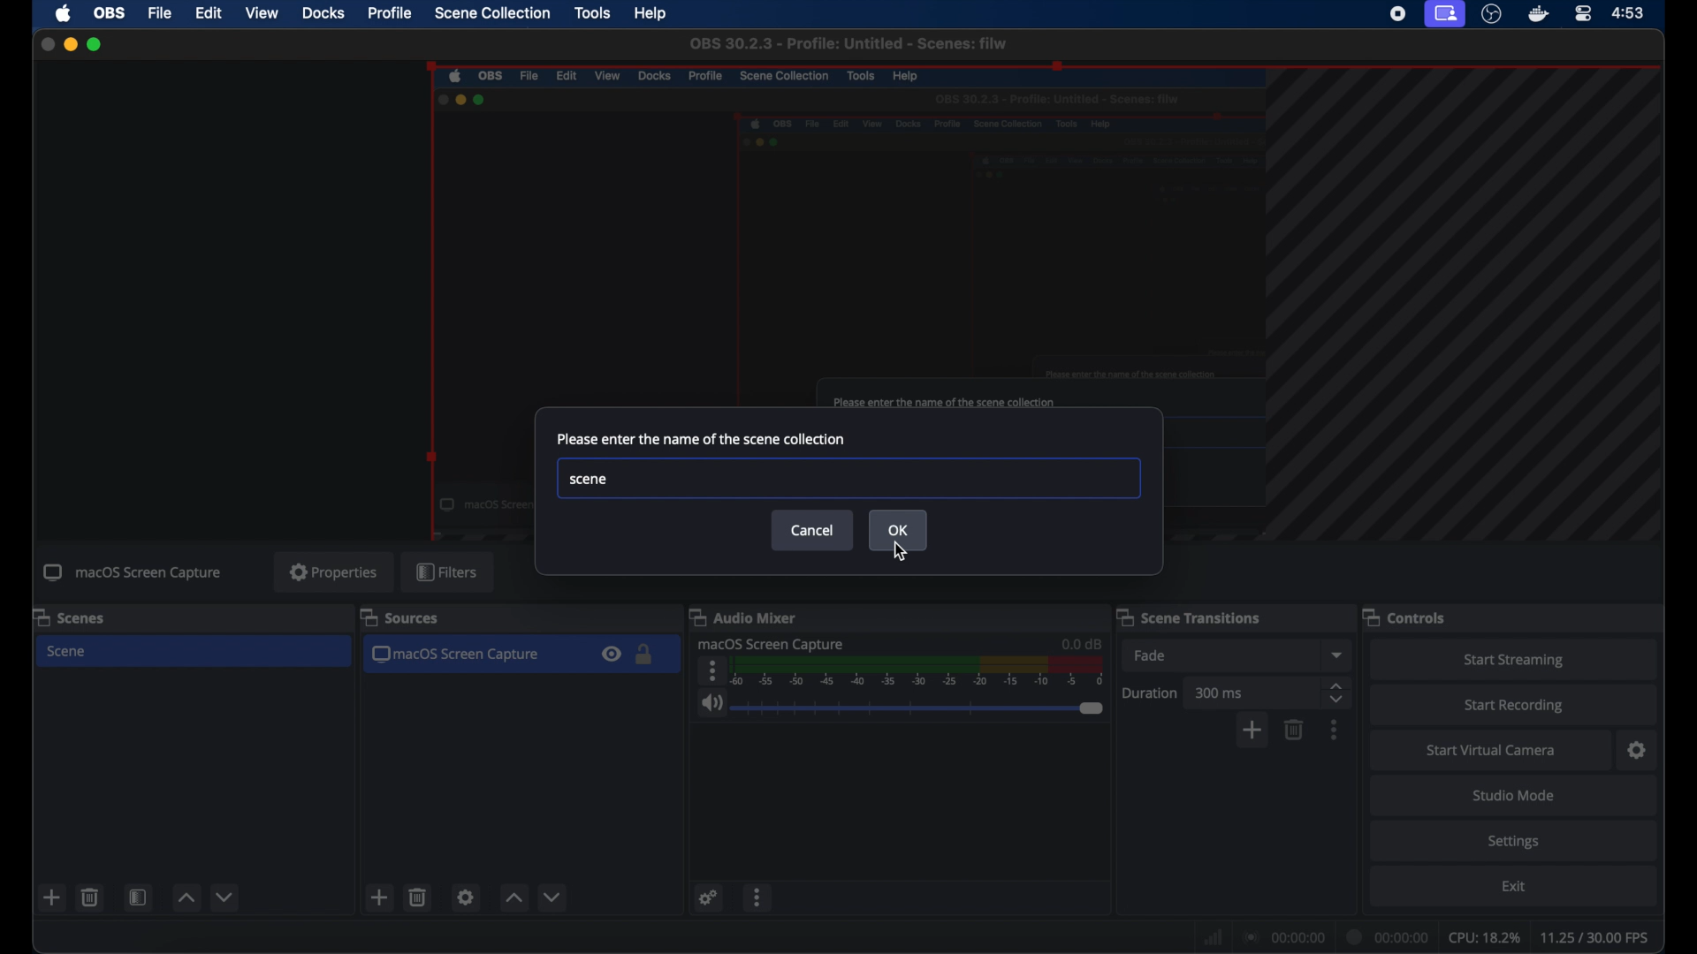 The image size is (1697, 954). I want to click on sources, so click(400, 618).